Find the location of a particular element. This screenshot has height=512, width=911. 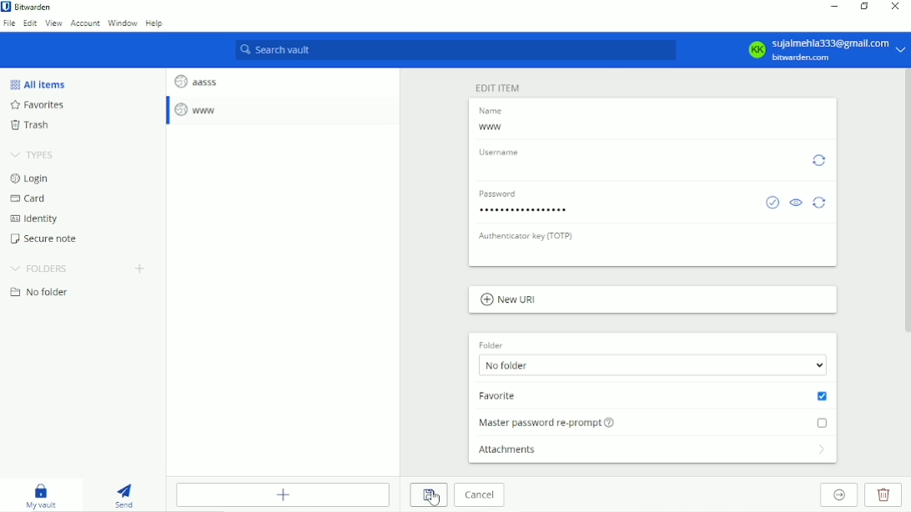

Account is located at coordinates (825, 49).